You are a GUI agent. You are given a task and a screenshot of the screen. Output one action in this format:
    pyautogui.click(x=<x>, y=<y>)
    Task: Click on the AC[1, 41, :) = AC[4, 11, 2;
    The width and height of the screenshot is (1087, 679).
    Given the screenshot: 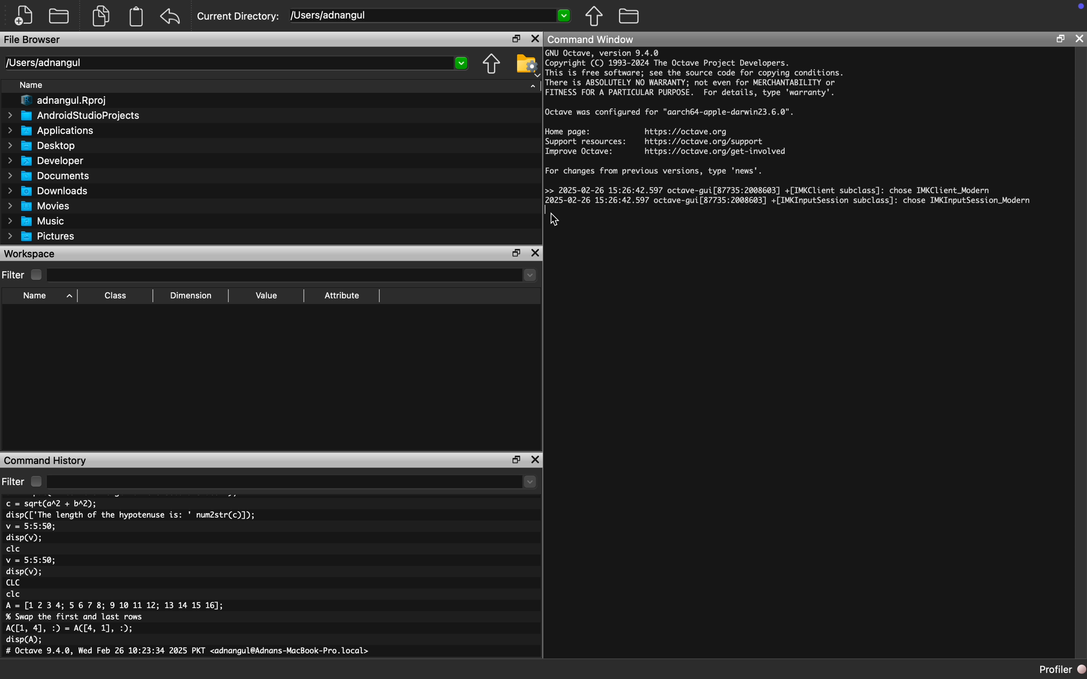 What is the action you would take?
    pyautogui.click(x=71, y=629)
    